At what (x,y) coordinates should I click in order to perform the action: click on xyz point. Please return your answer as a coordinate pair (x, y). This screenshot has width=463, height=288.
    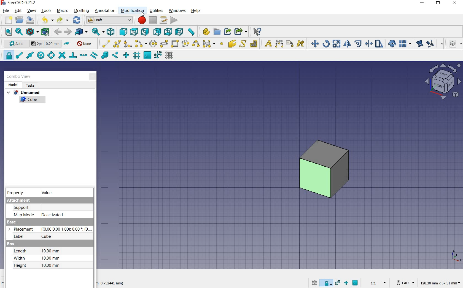
    Looking at the image, I should click on (456, 256).